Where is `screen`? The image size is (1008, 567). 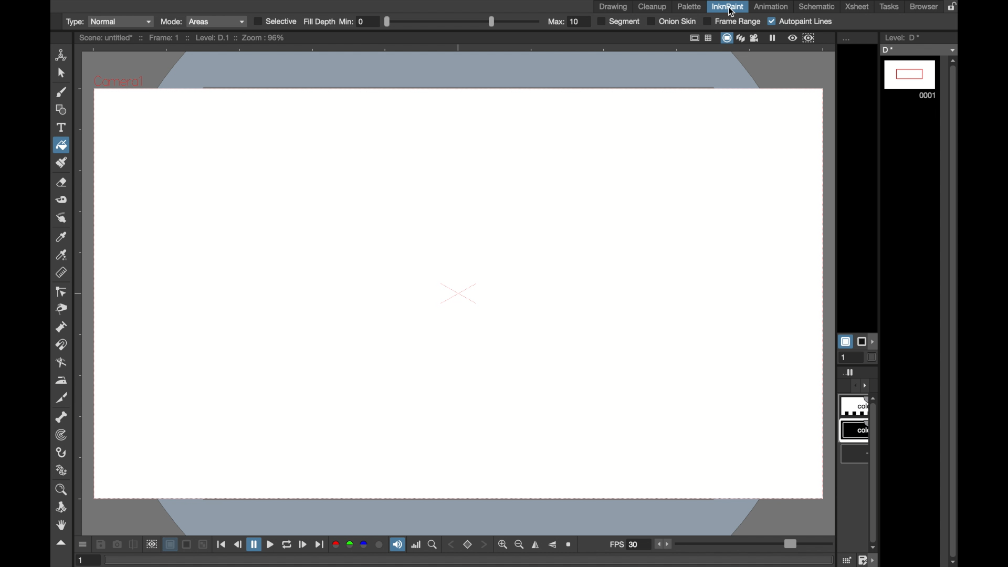
screen is located at coordinates (726, 38).